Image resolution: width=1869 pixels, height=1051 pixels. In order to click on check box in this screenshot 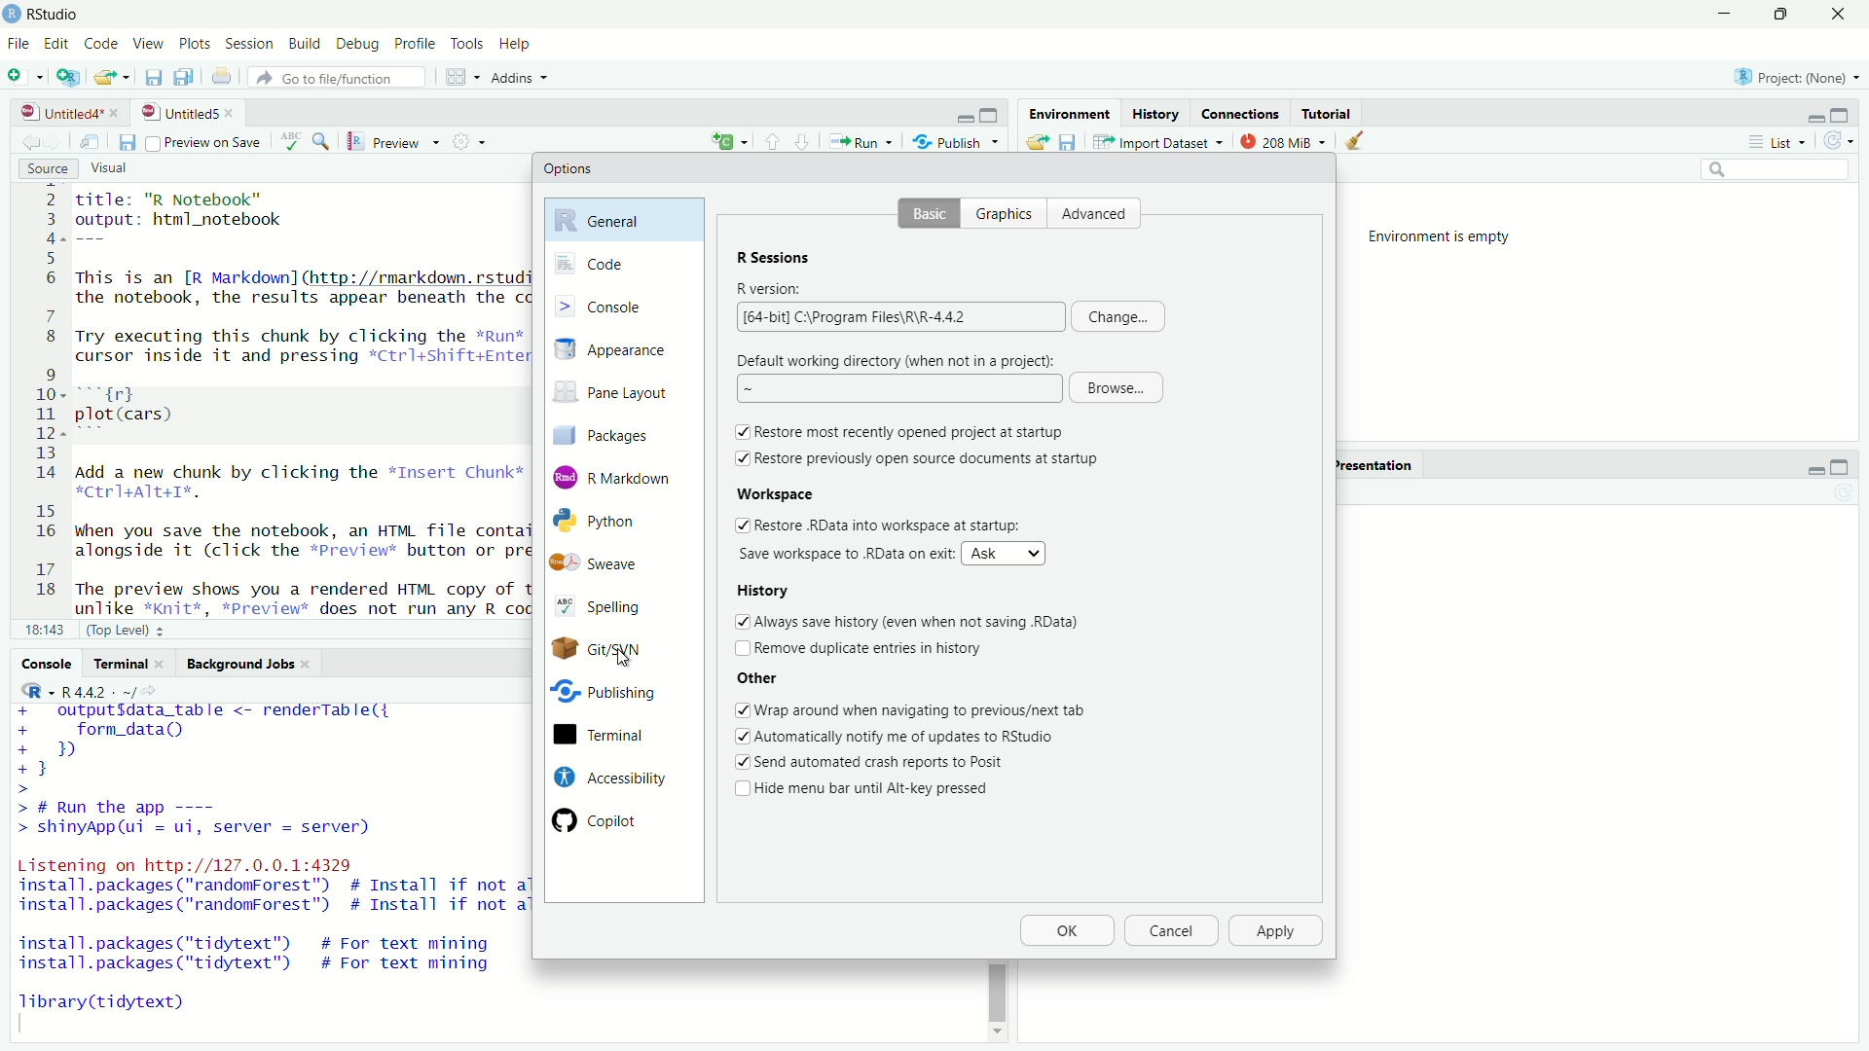, I will do `click(740, 620)`.